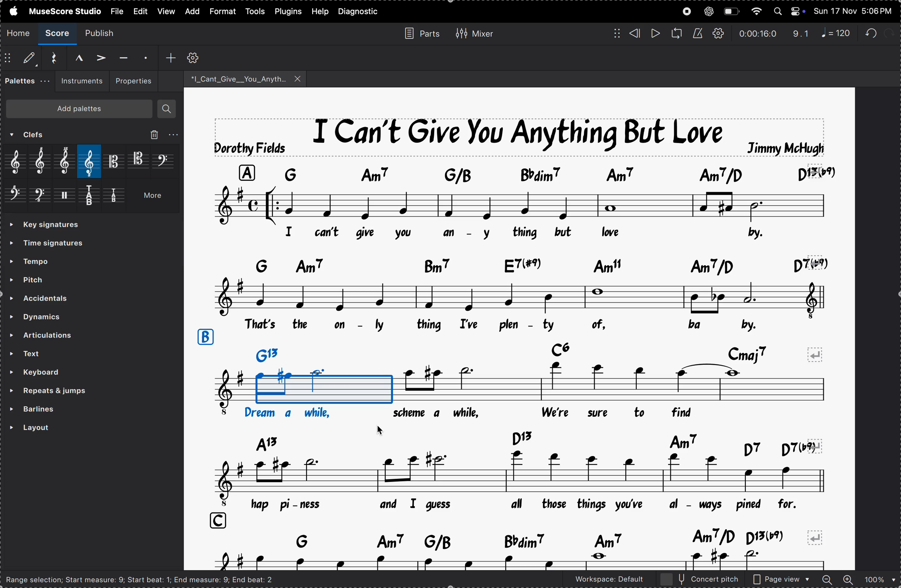  What do you see at coordinates (117, 197) in the screenshot?
I see `tablature 4lines` at bounding box center [117, 197].